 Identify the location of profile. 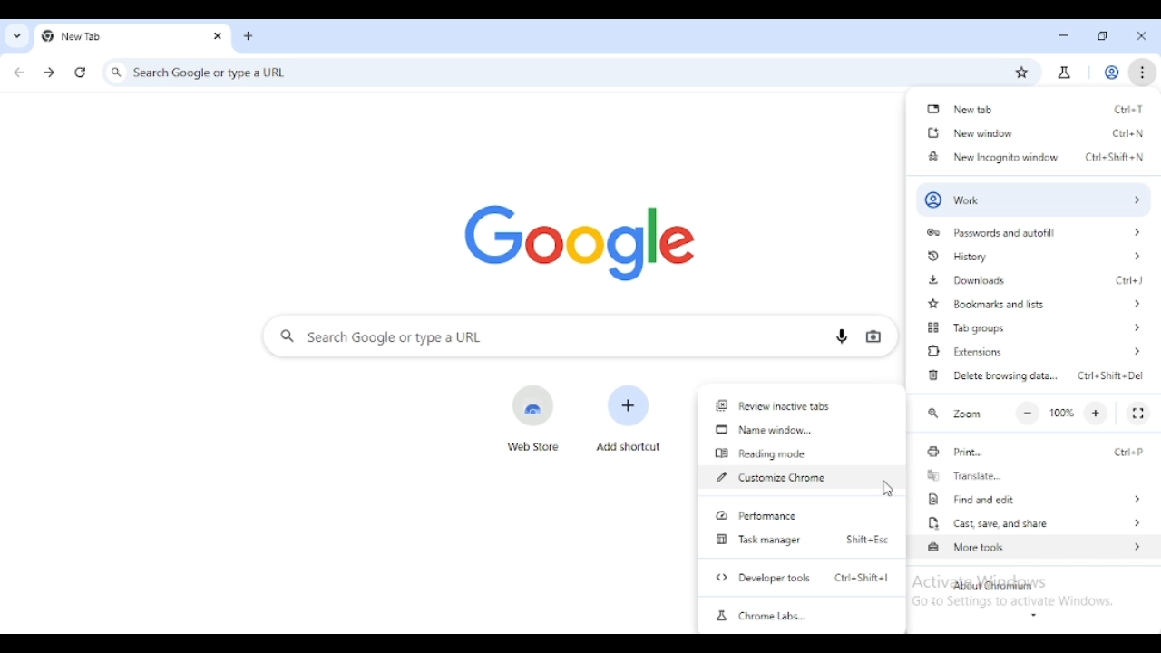
(1112, 73).